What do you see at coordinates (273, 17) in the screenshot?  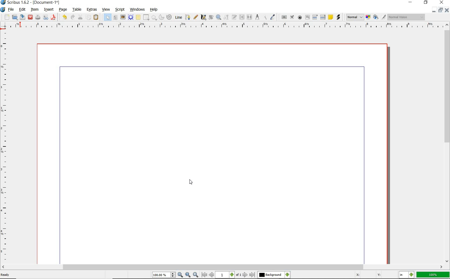 I see `eye dropper` at bounding box center [273, 17].